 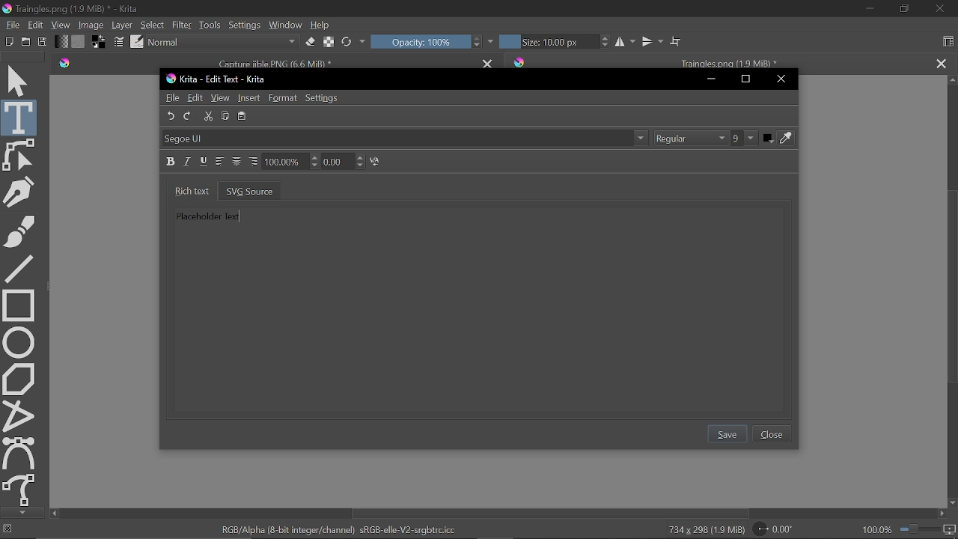 What do you see at coordinates (284, 25) in the screenshot?
I see `Window` at bounding box center [284, 25].